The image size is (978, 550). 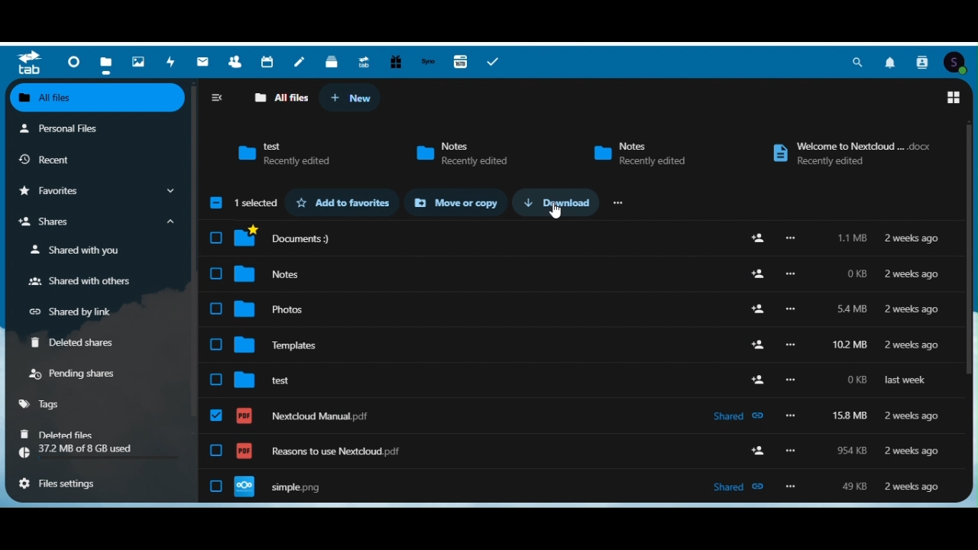 What do you see at coordinates (954, 99) in the screenshot?
I see `Gridview` at bounding box center [954, 99].